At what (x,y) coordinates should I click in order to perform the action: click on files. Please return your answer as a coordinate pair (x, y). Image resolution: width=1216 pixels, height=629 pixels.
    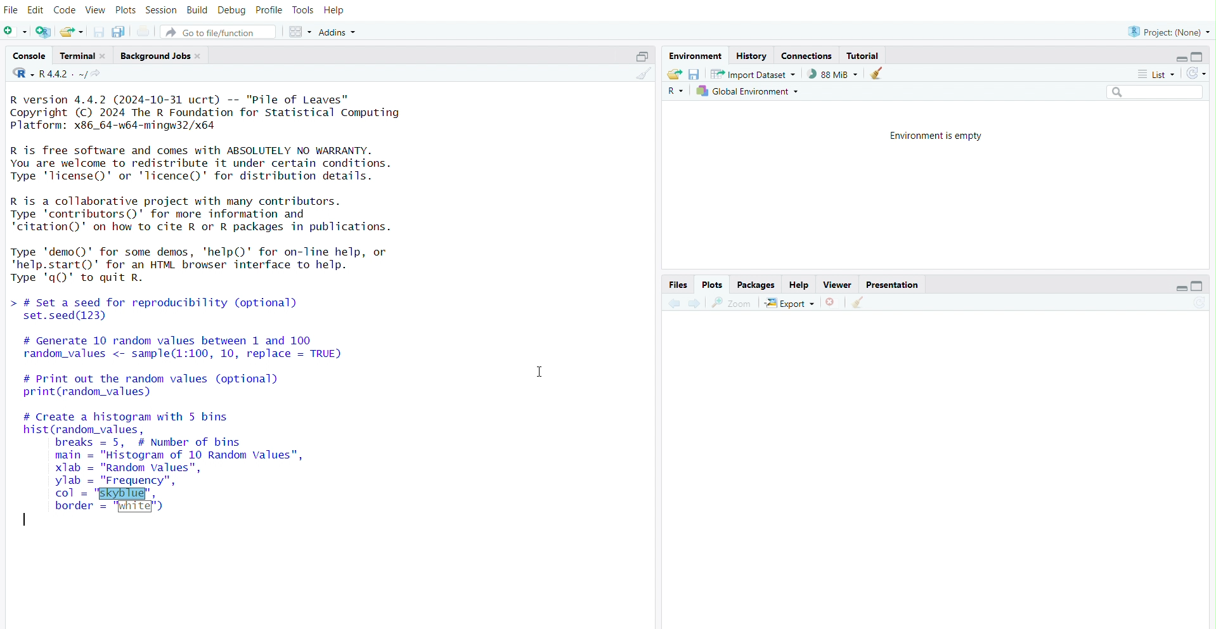
    Looking at the image, I should click on (678, 285).